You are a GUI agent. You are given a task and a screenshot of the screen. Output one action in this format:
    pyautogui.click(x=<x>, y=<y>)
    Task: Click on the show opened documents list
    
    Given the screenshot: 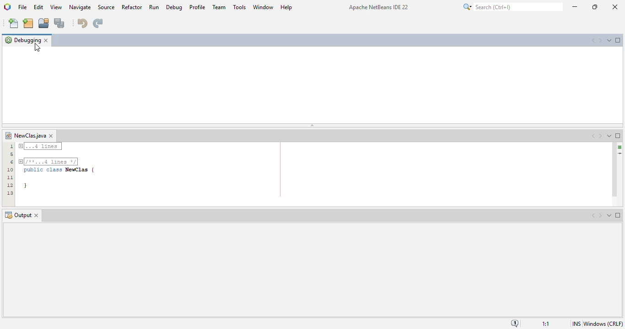 What is the action you would take?
    pyautogui.click(x=609, y=215)
    